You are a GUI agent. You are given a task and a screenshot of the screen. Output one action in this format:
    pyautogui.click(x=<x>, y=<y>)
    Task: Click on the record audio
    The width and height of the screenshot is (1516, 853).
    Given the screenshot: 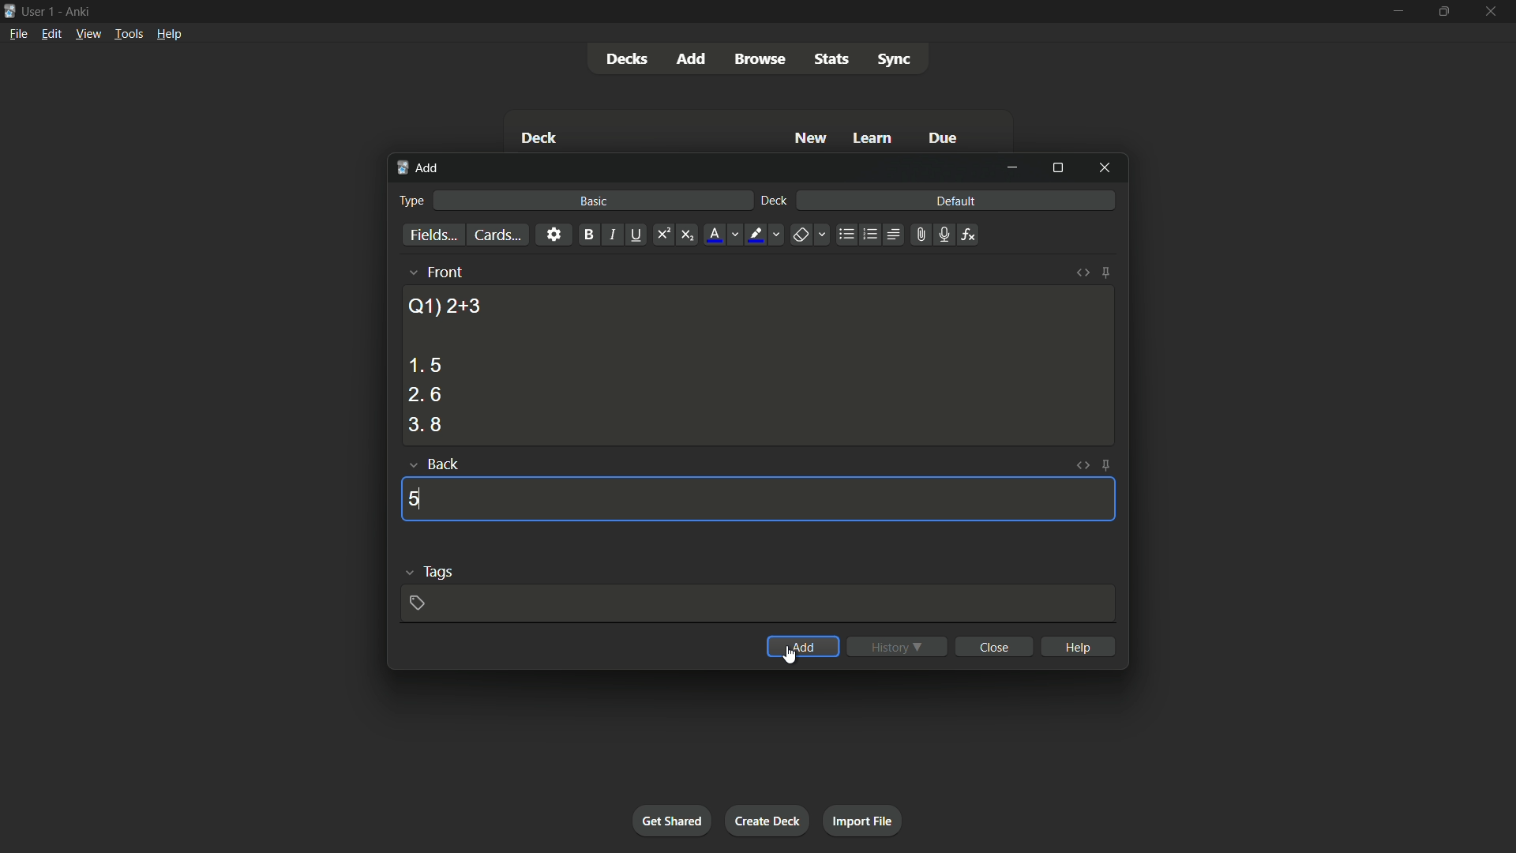 What is the action you would take?
    pyautogui.click(x=943, y=235)
    